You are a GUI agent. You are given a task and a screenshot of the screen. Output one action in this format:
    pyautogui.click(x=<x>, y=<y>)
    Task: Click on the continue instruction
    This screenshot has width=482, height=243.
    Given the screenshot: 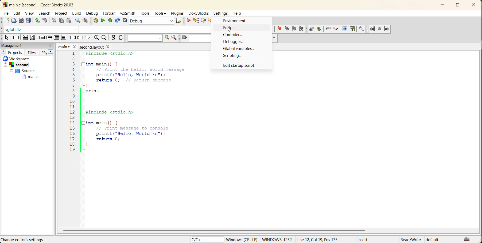 What is the action you would take?
    pyautogui.click(x=80, y=37)
    